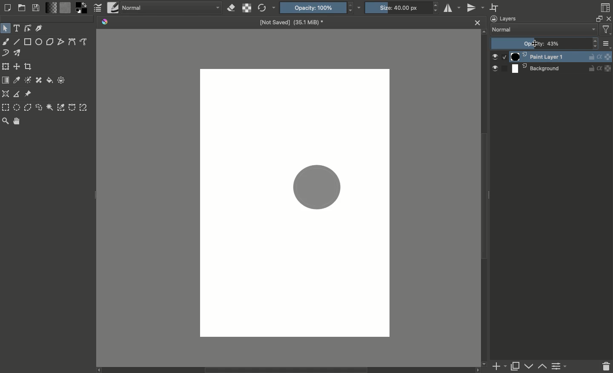 This screenshot has height=373, width=613. I want to click on Line, so click(16, 42).